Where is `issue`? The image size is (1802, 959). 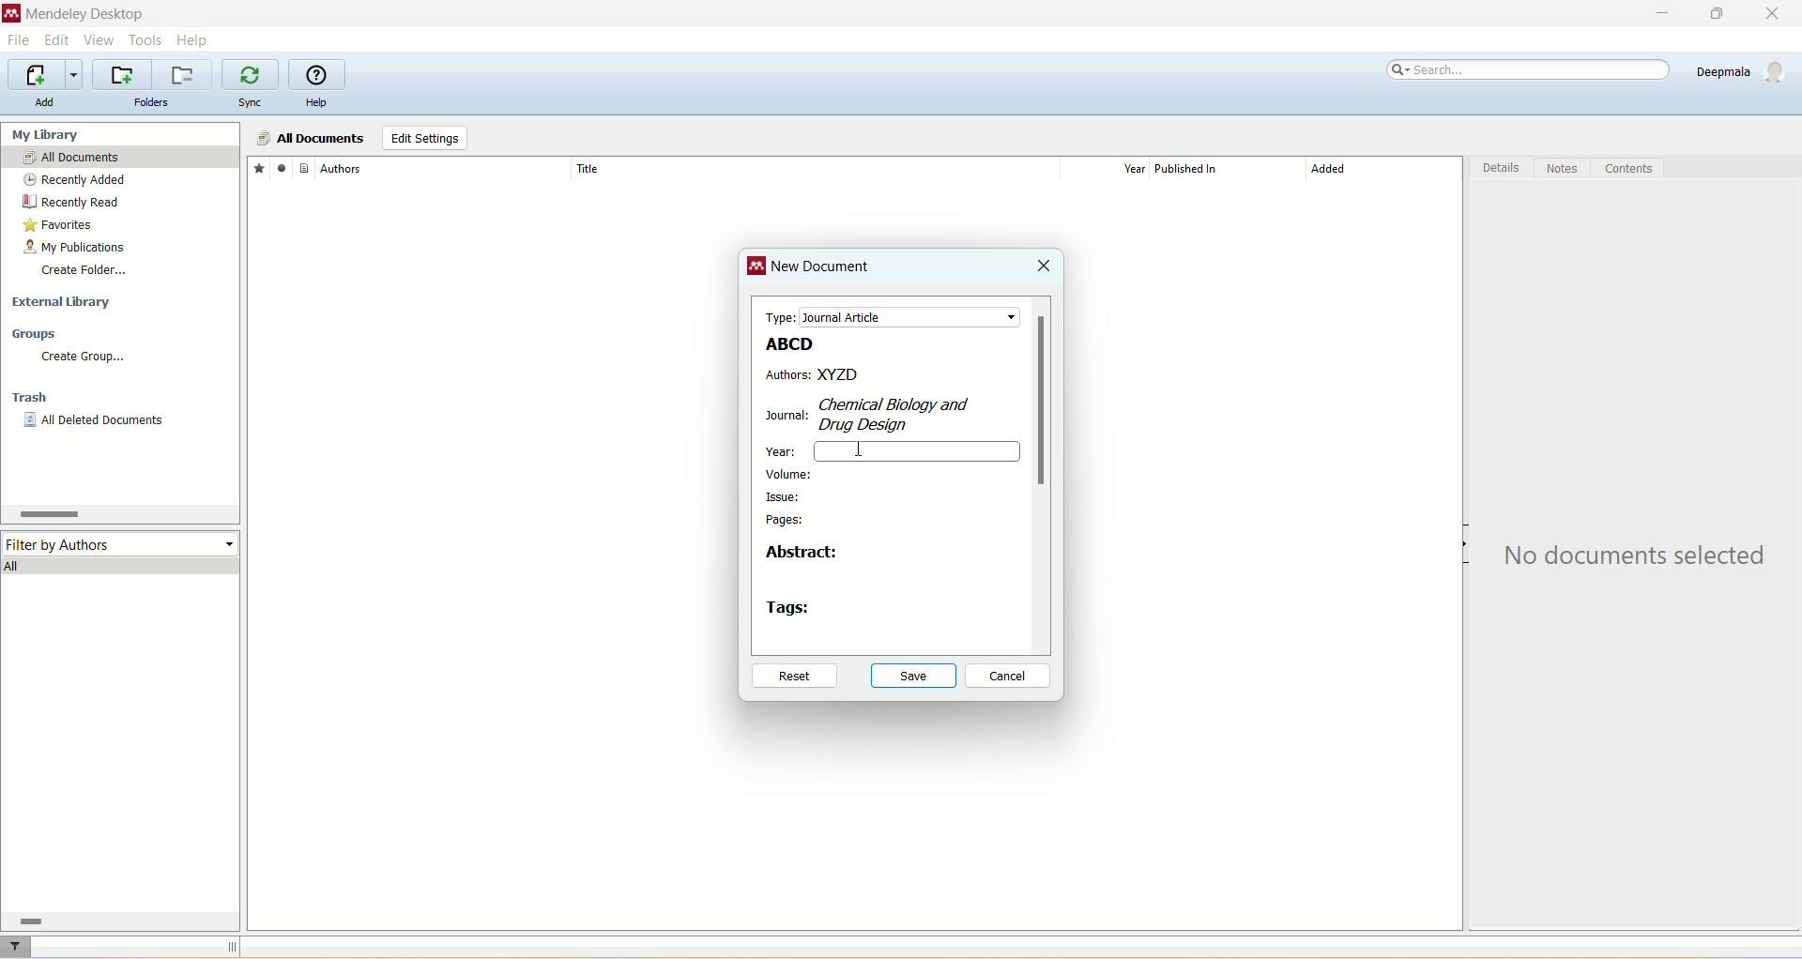
issue is located at coordinates (785, 496).